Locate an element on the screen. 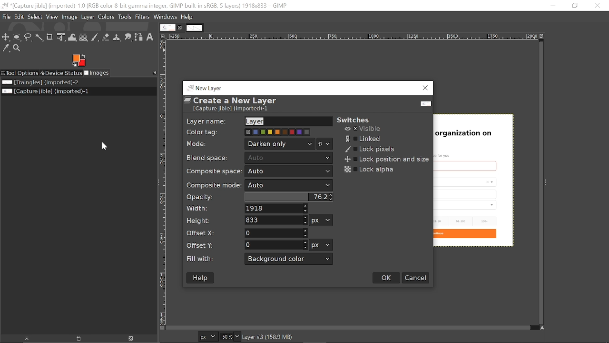 Image resolution: width=609 pixels, height=343 pixels. Free select tool is located at coordinates (28, 38).